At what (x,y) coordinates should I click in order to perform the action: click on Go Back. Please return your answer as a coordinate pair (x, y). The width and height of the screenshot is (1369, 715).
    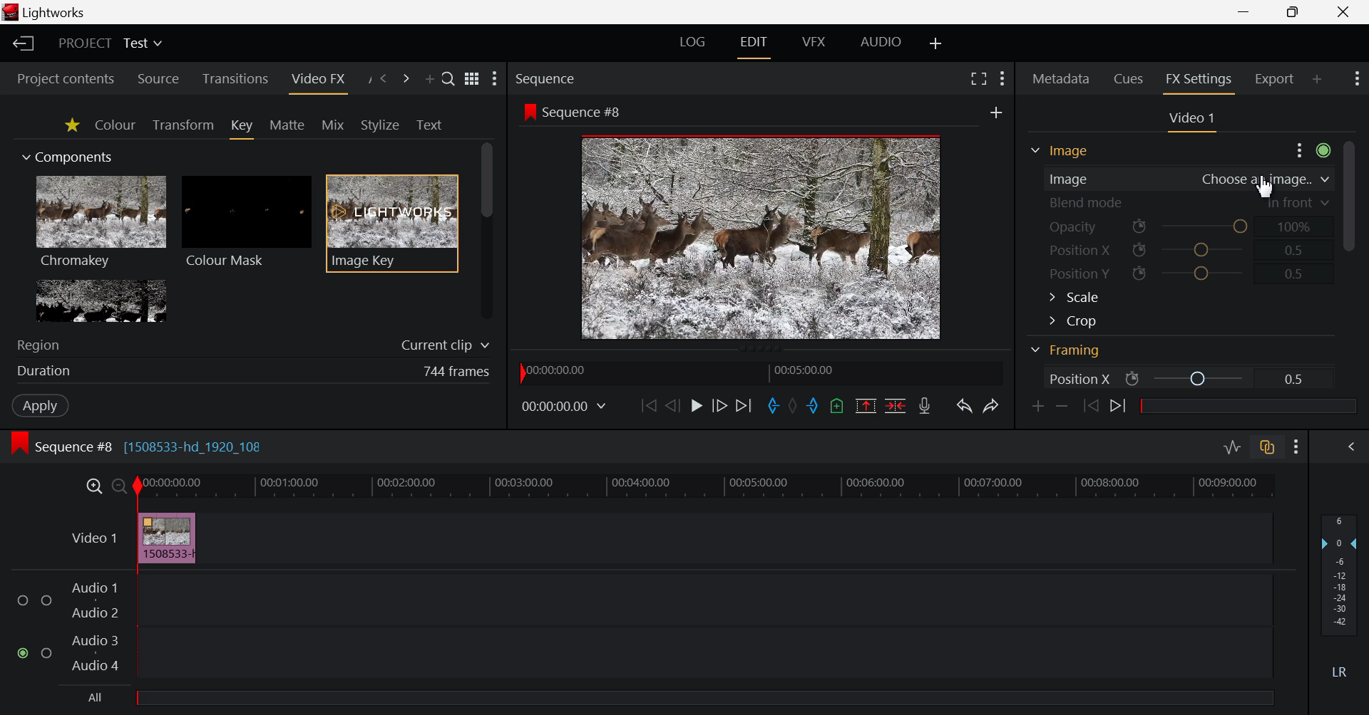
    Looking at the image, I should click on (672, 405).